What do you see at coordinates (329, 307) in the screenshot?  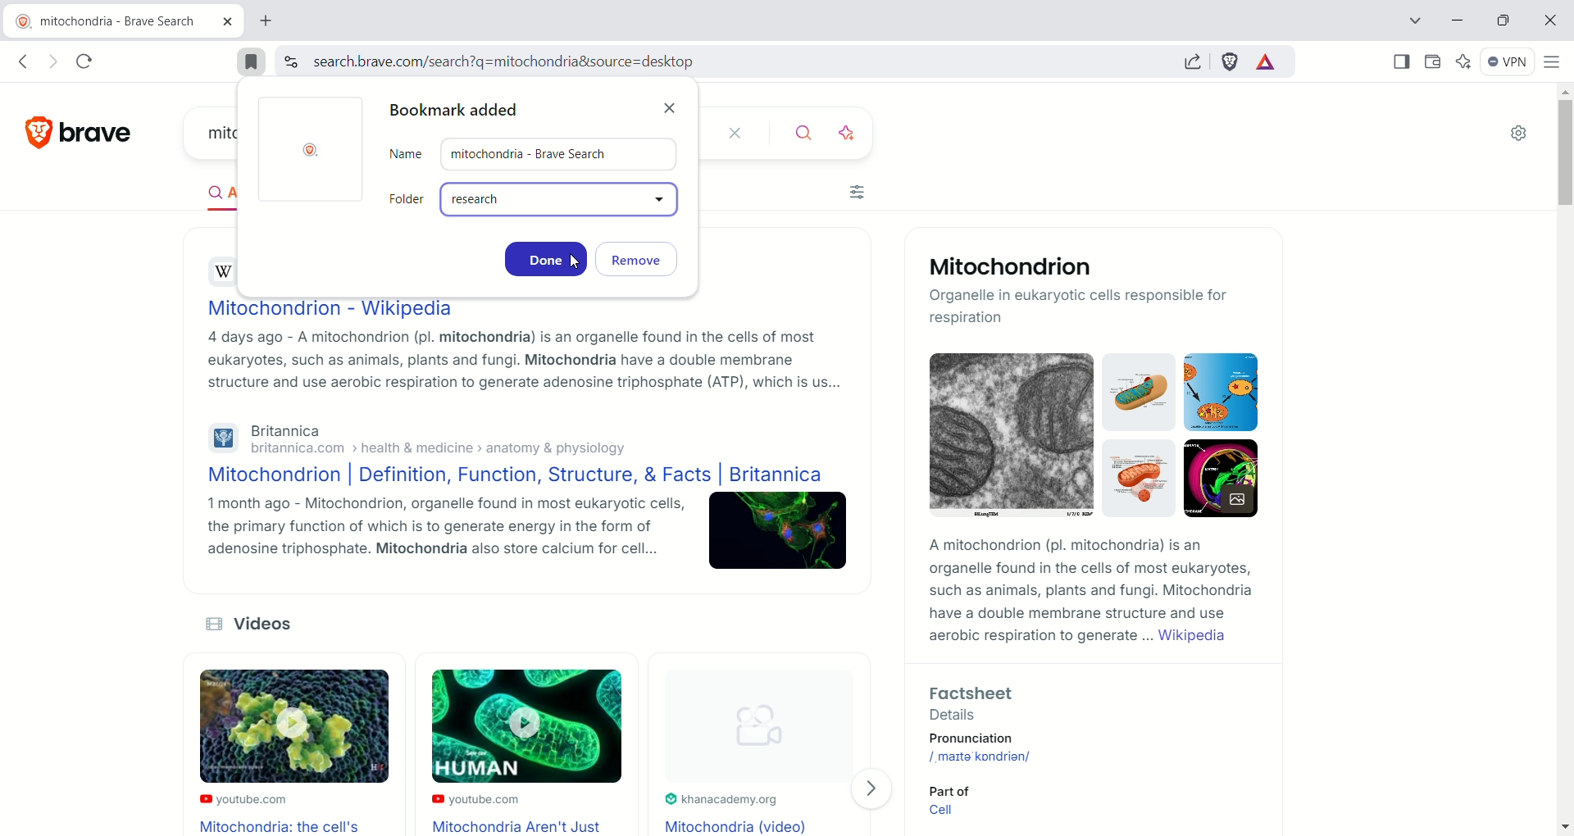 I see `Mitochondrion - Wikipedia` at bounding box center [329, 307].